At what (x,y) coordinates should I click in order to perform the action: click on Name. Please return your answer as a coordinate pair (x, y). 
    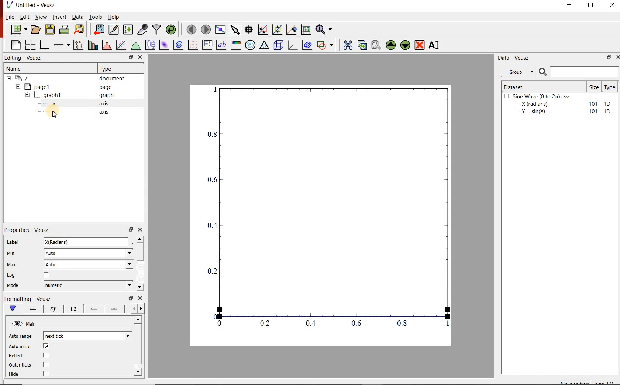
    Looking at the image, I should click on (13, 68).